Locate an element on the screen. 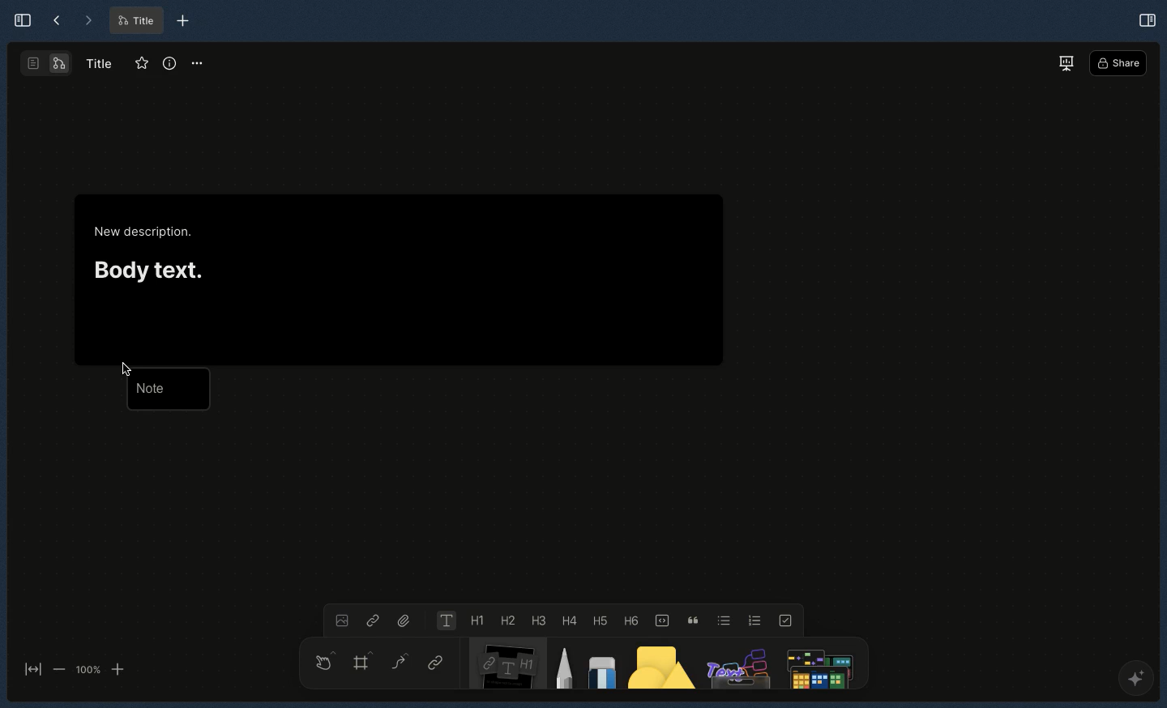 The width and height of the screenshot is (1167, 708). Title is located at coordinates (97, 62).